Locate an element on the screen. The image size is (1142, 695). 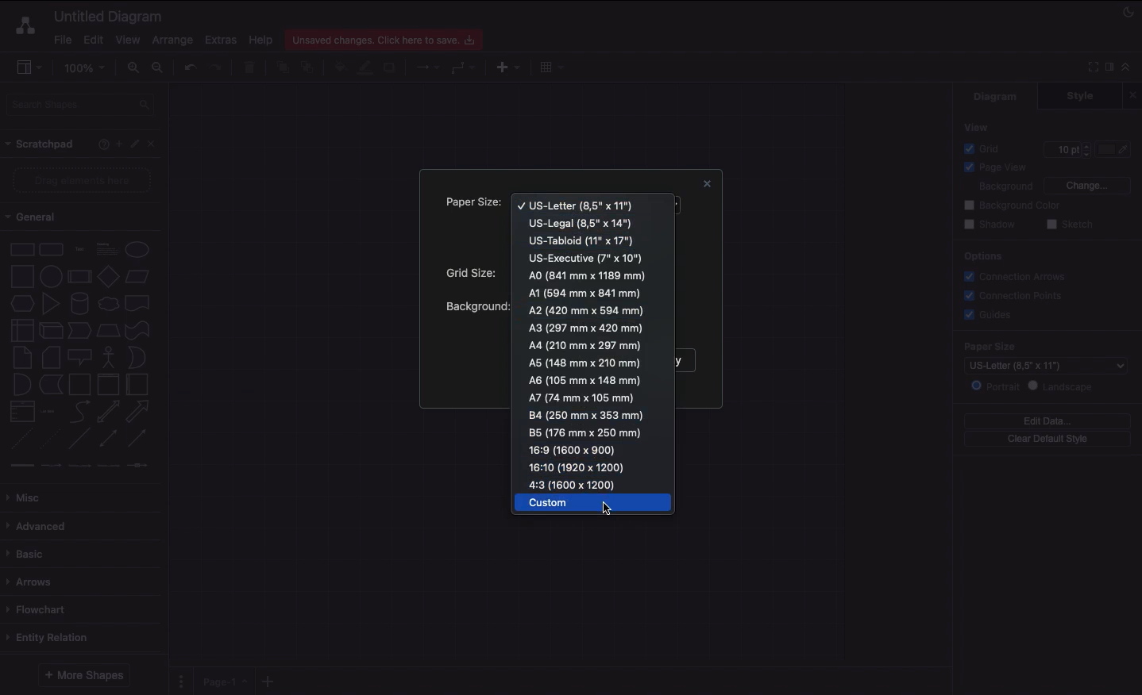
Close is located at coordinates (704, 186).